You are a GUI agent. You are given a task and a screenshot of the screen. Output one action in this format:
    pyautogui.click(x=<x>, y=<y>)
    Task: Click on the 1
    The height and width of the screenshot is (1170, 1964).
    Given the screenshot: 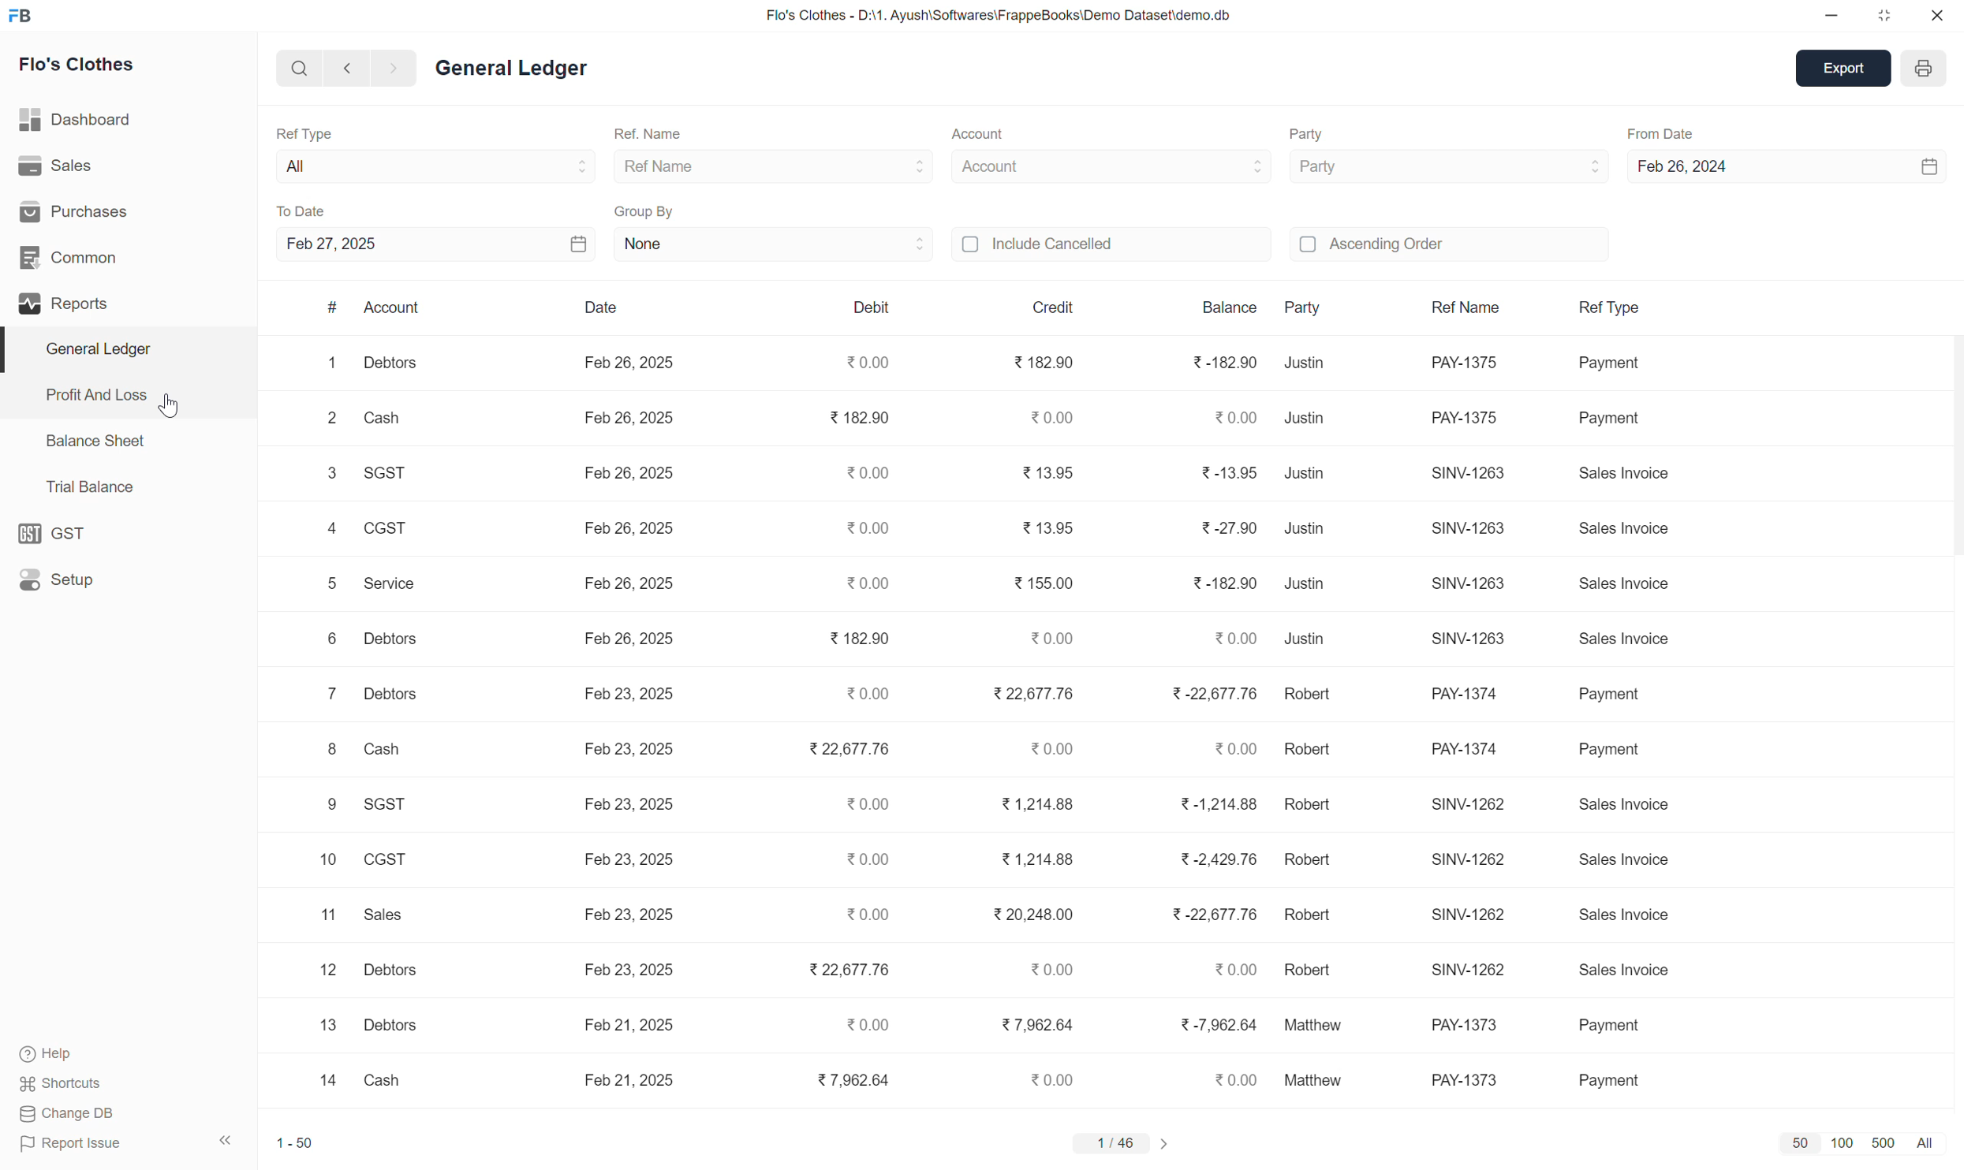 What is the action you would take?
    pyautogui.click(x=329, y=370)
    